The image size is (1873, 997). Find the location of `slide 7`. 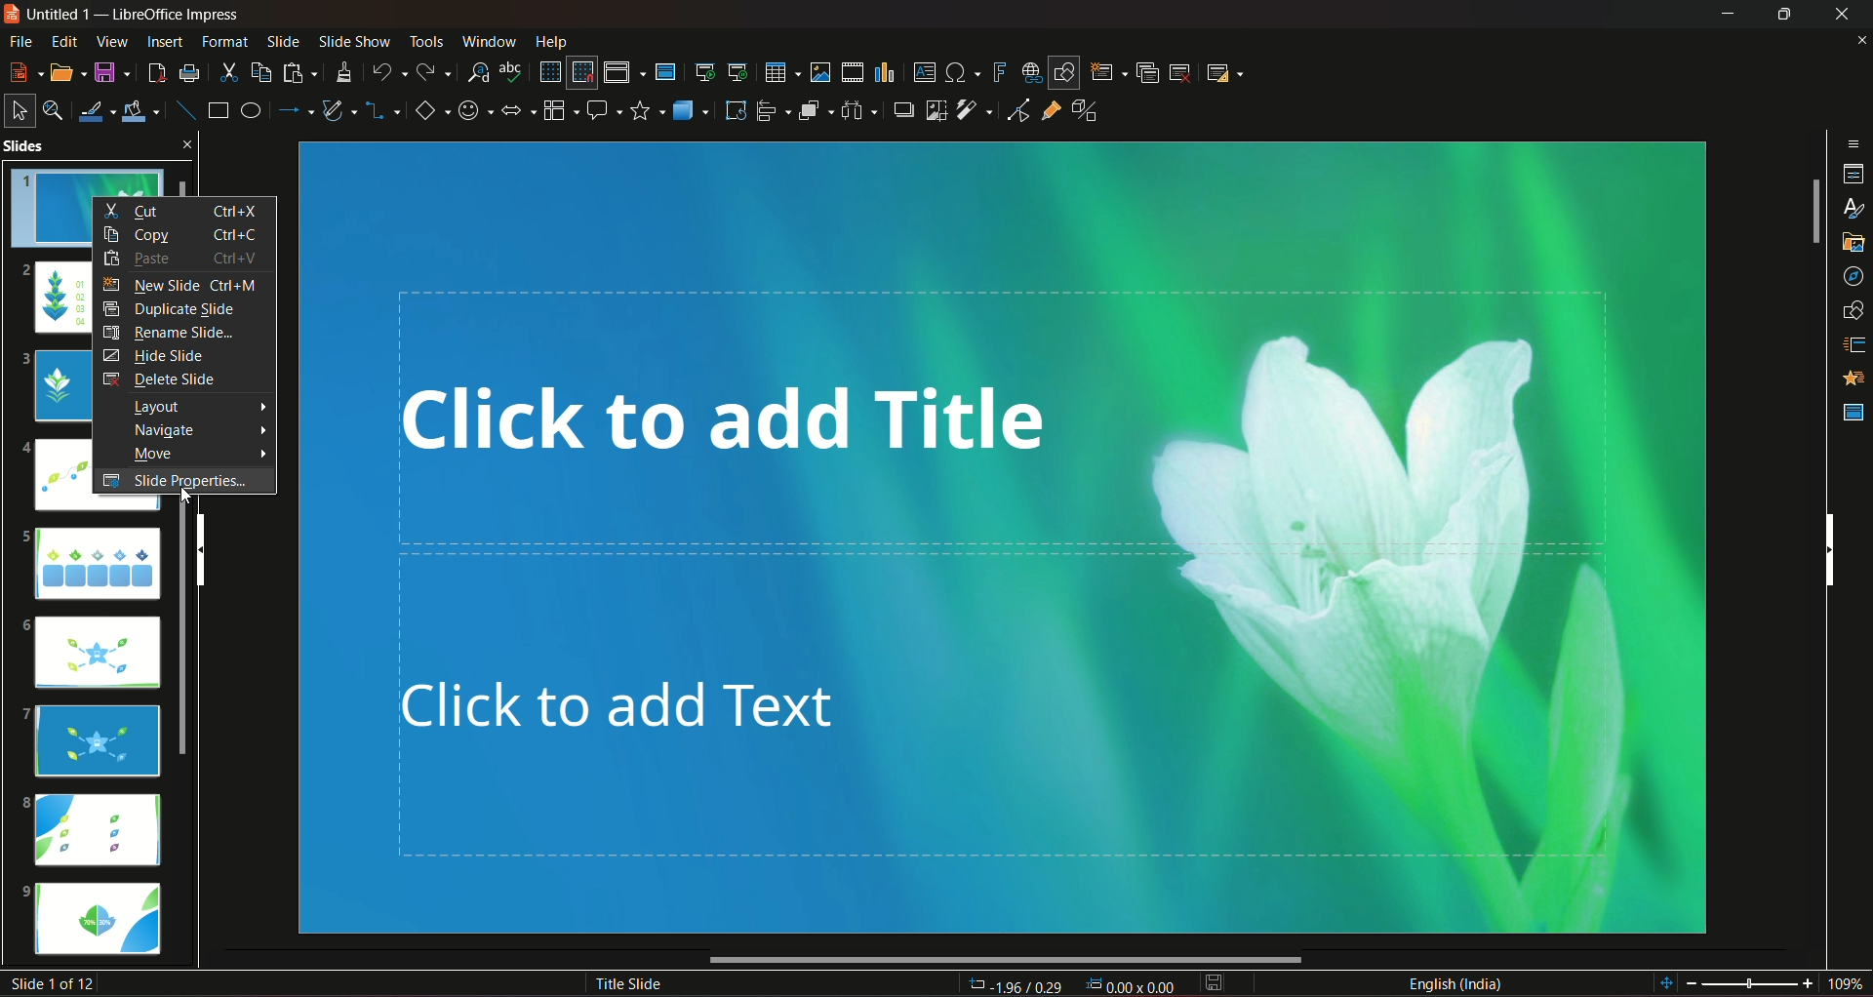

slide 7 is located at coordinates (96, 739).